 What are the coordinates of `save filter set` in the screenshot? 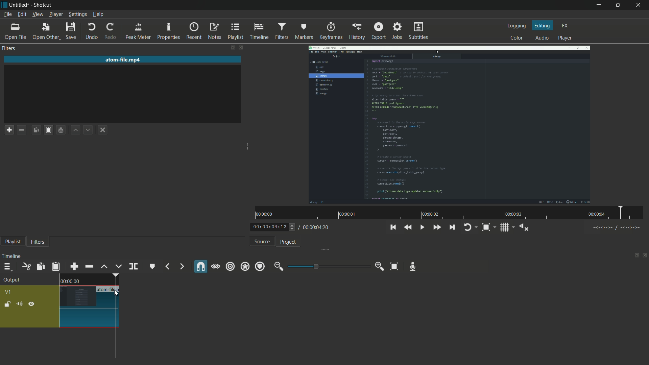 It's located at (60, 130).